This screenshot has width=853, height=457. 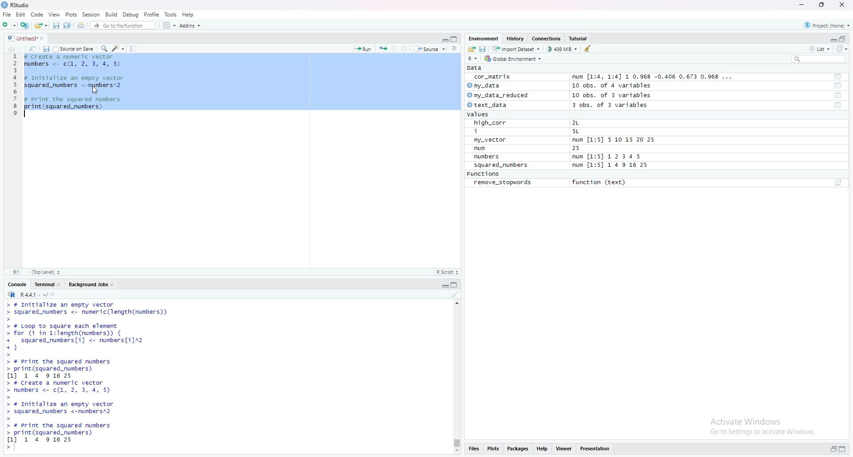 I want to click on RStudio, so click(x=17, y=5).